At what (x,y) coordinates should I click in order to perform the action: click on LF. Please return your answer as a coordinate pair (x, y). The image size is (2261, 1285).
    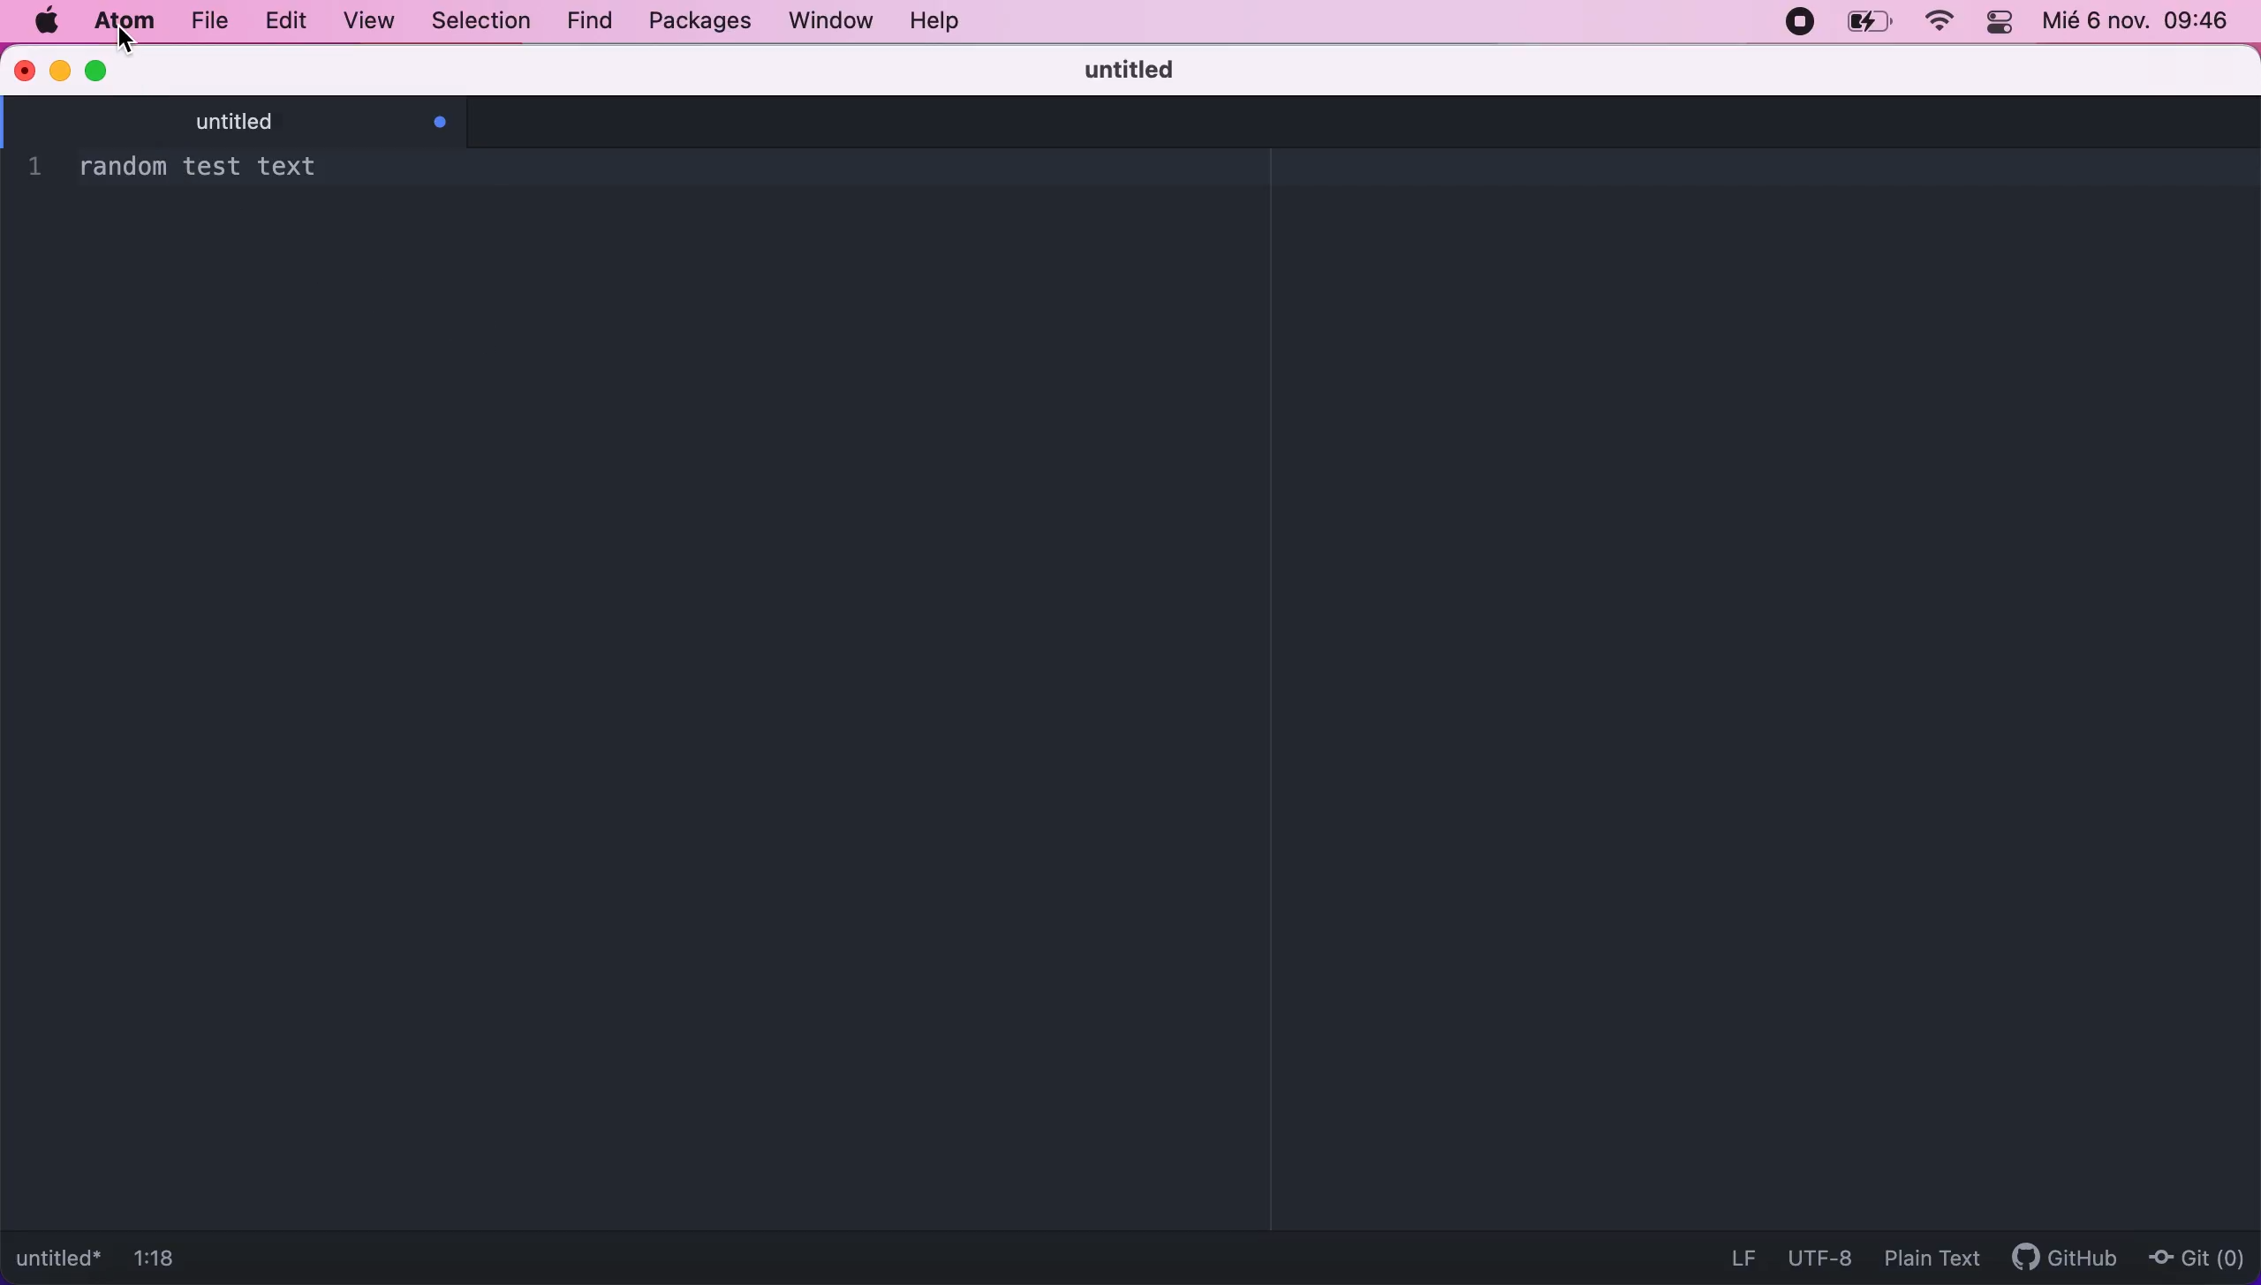
    Looking at the image, I should click on (1742, 1255).